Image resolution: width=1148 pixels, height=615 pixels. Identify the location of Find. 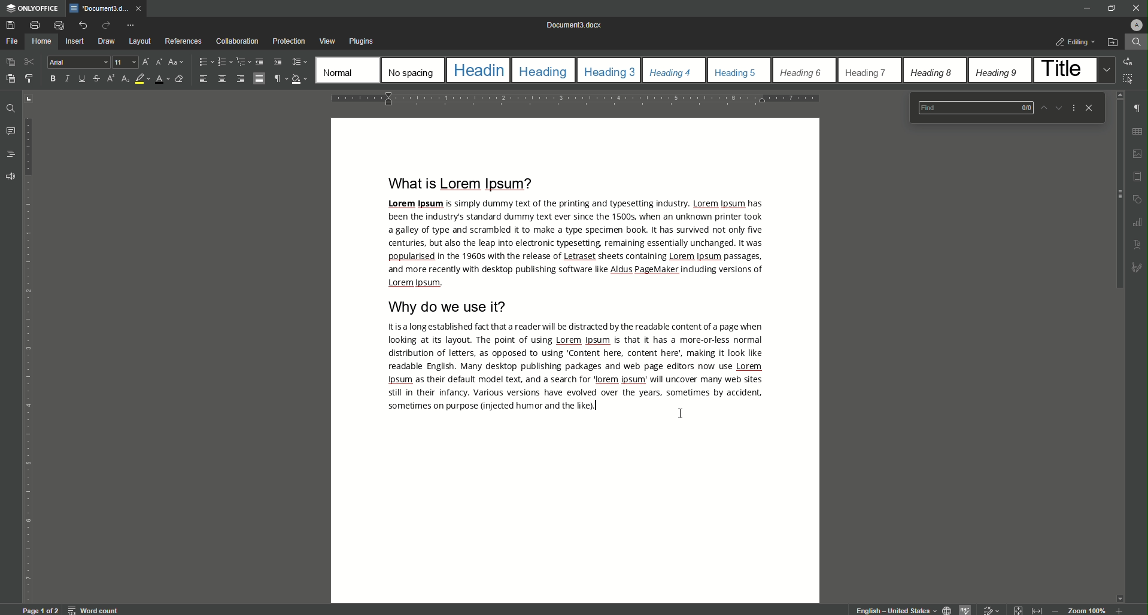
(1135, 42).